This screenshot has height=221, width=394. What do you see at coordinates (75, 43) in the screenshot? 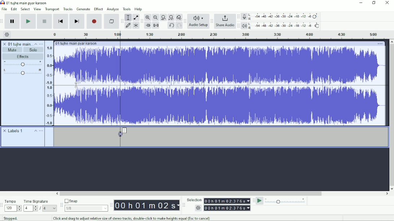
I see `Track title` at bounding box center [75, 43].